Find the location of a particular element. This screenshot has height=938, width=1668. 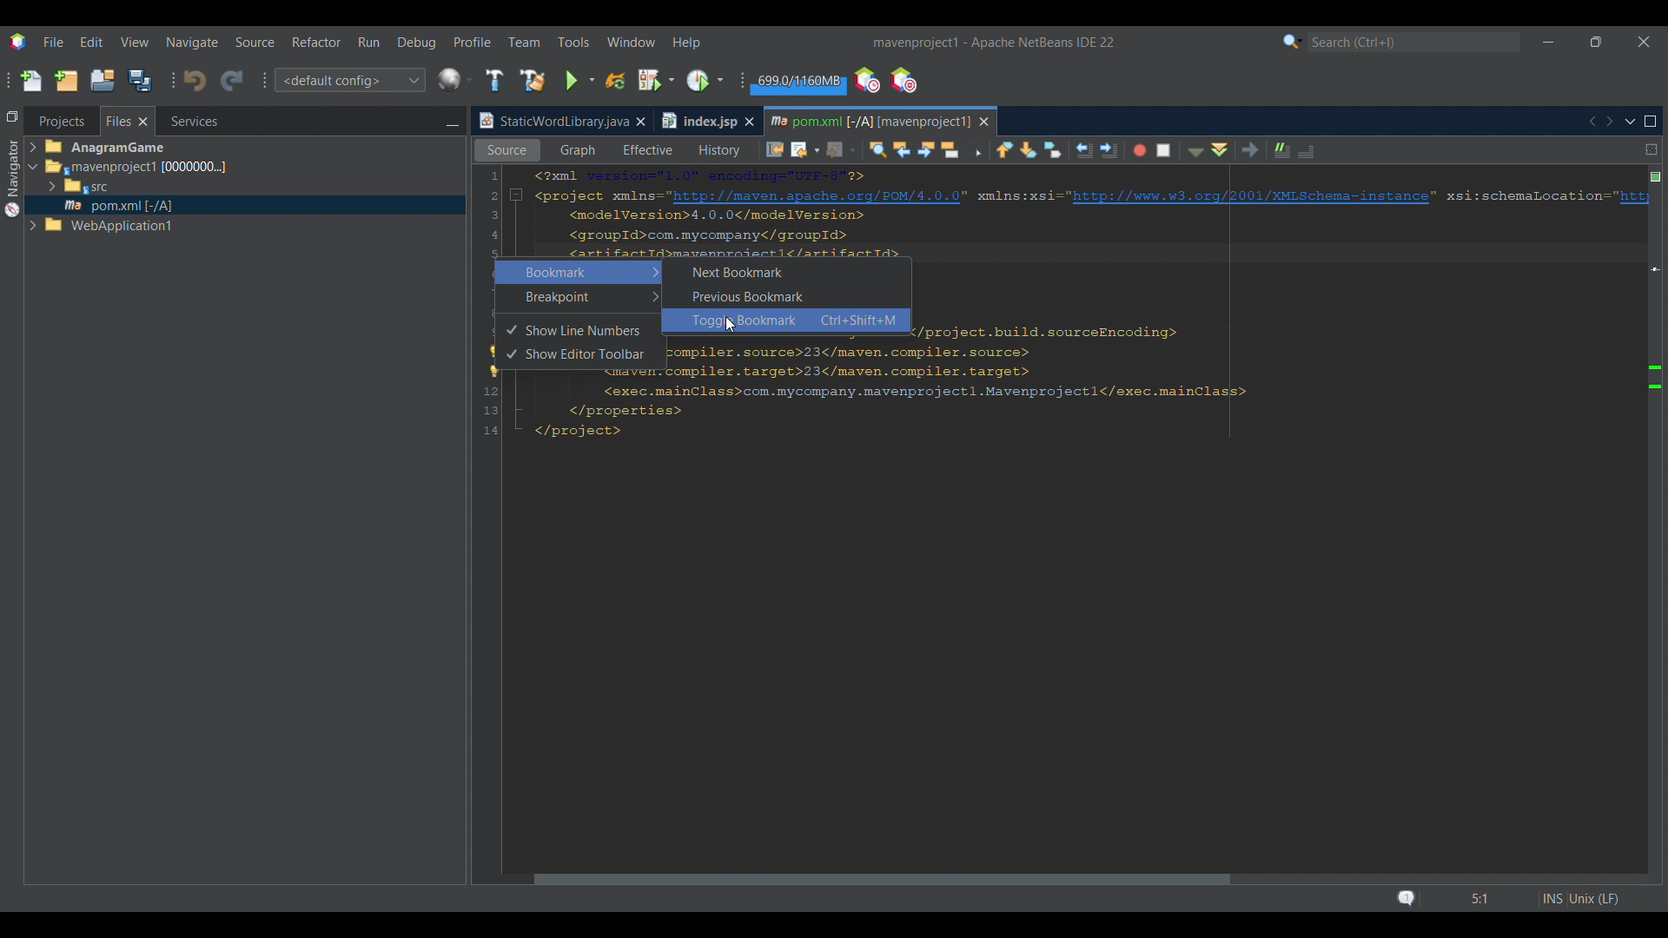

Refactor menu is located at coordinates (315, 42).